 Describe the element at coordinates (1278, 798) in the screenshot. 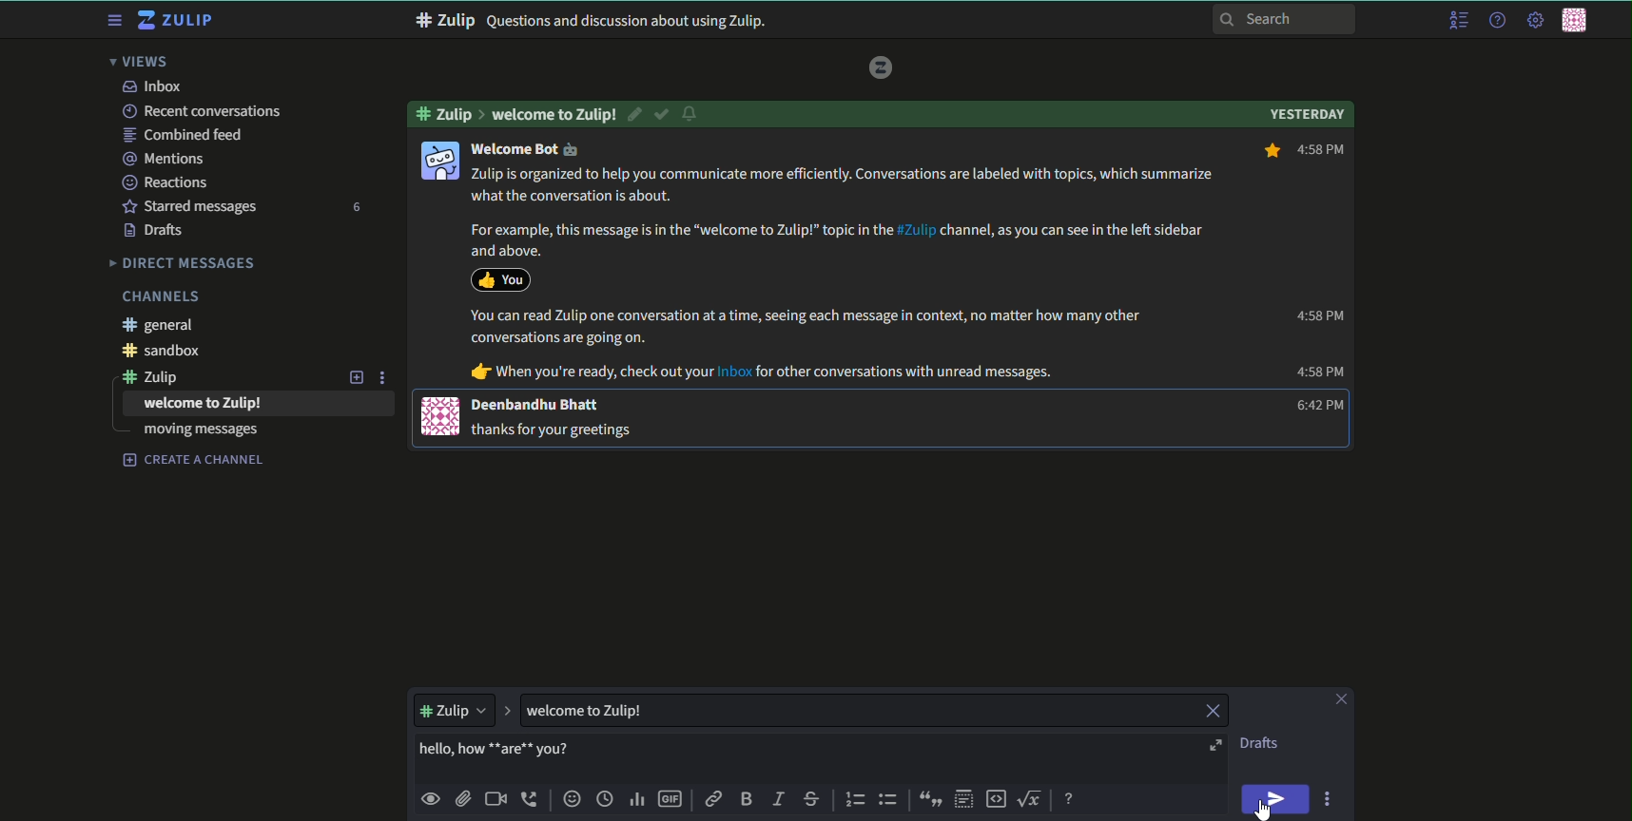

I see `send` at that location.